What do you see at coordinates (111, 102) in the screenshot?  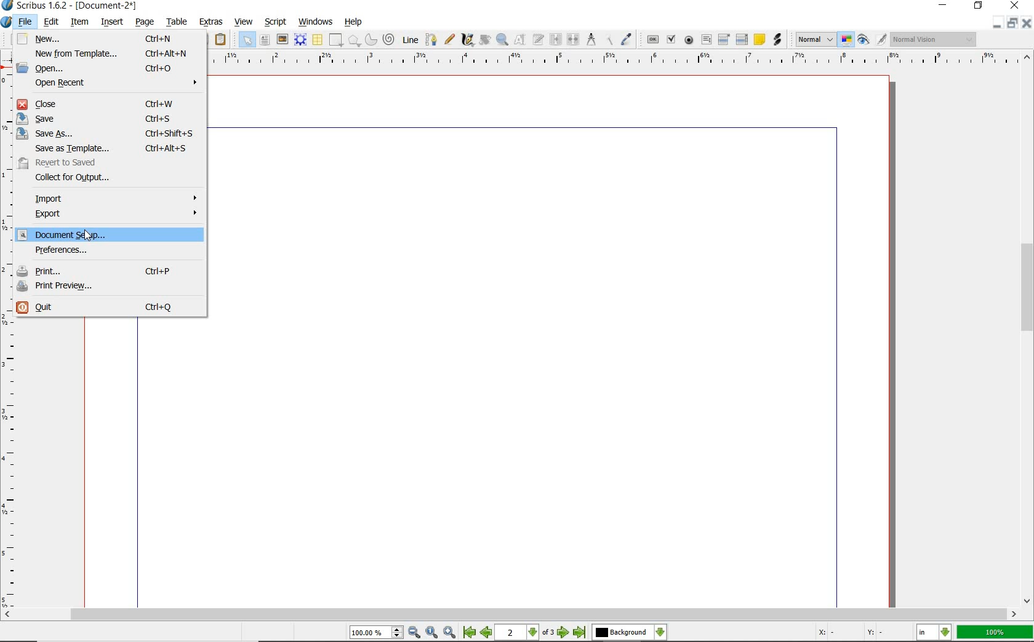 I see `close` at bounding box center [111, 102].